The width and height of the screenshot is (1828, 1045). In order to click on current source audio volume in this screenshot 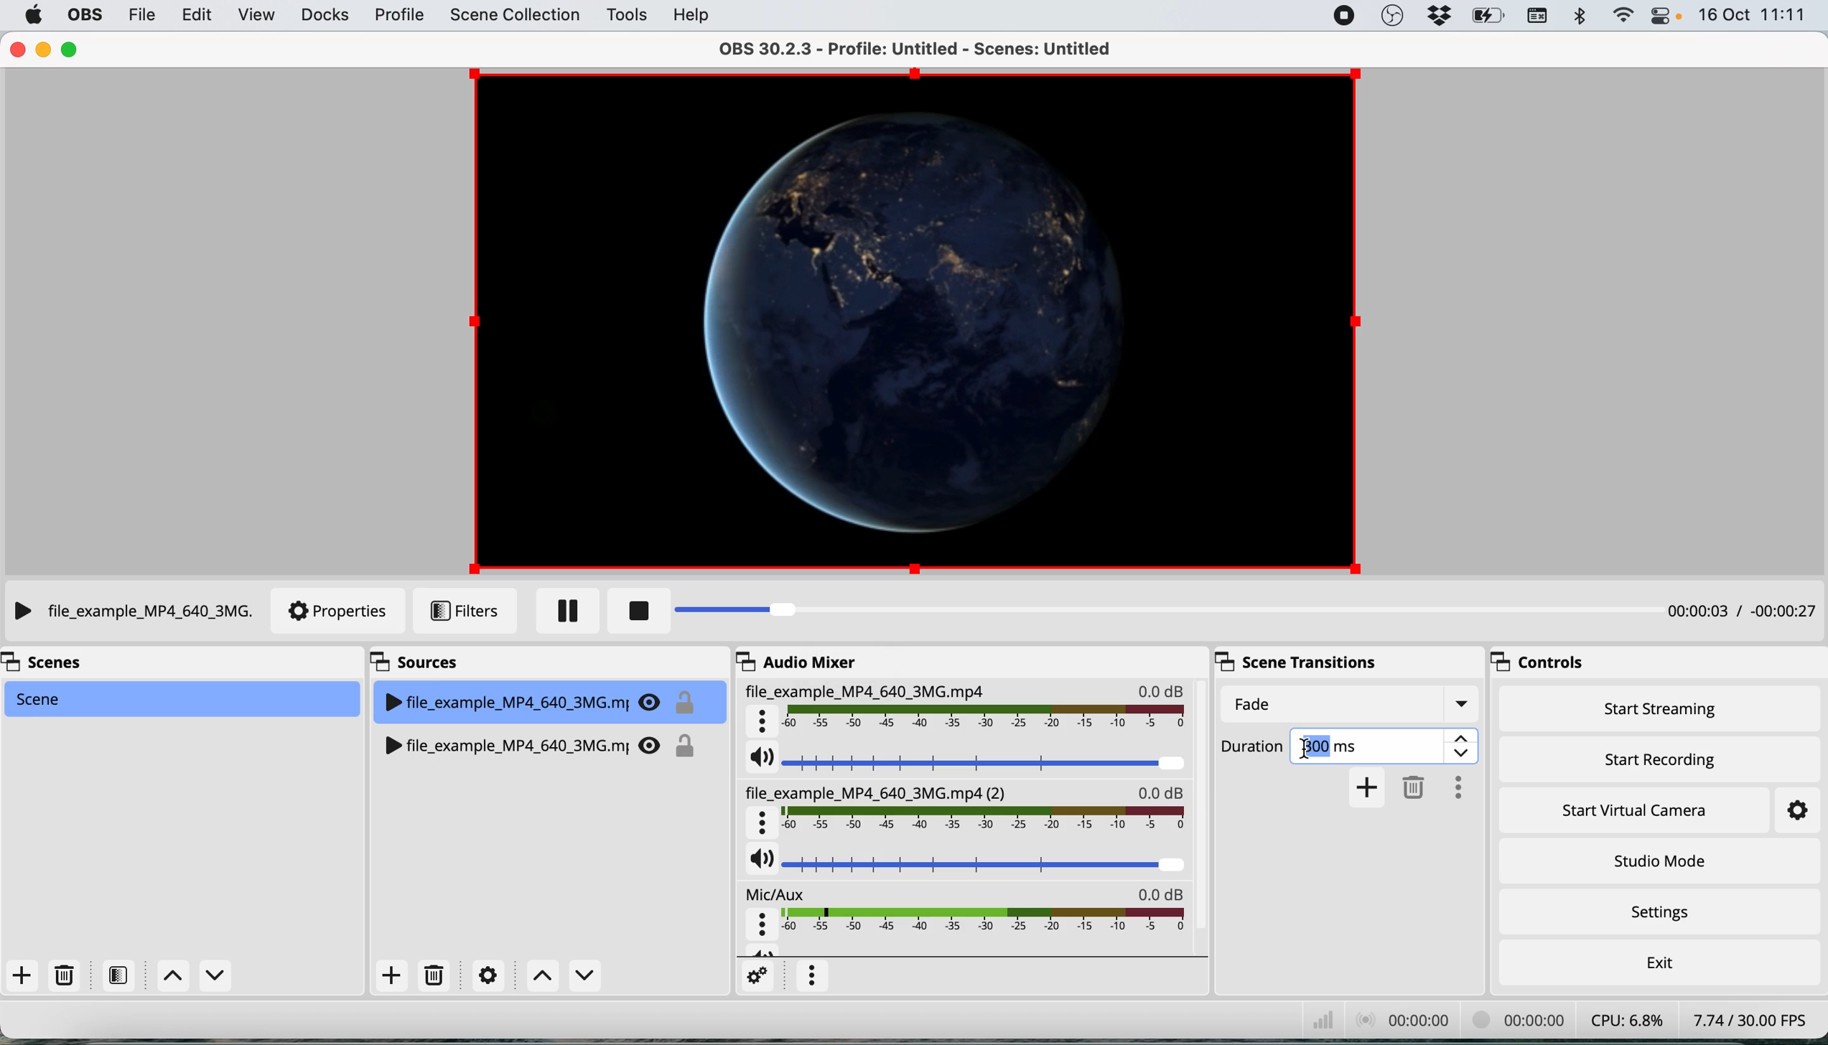, I will do `click(968, 764)`.